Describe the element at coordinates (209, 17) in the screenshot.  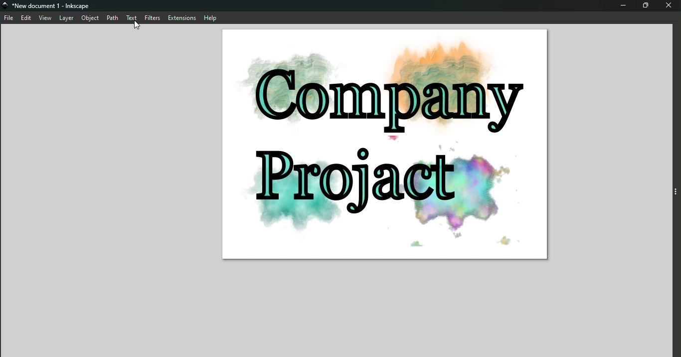
I see `help` at that location.